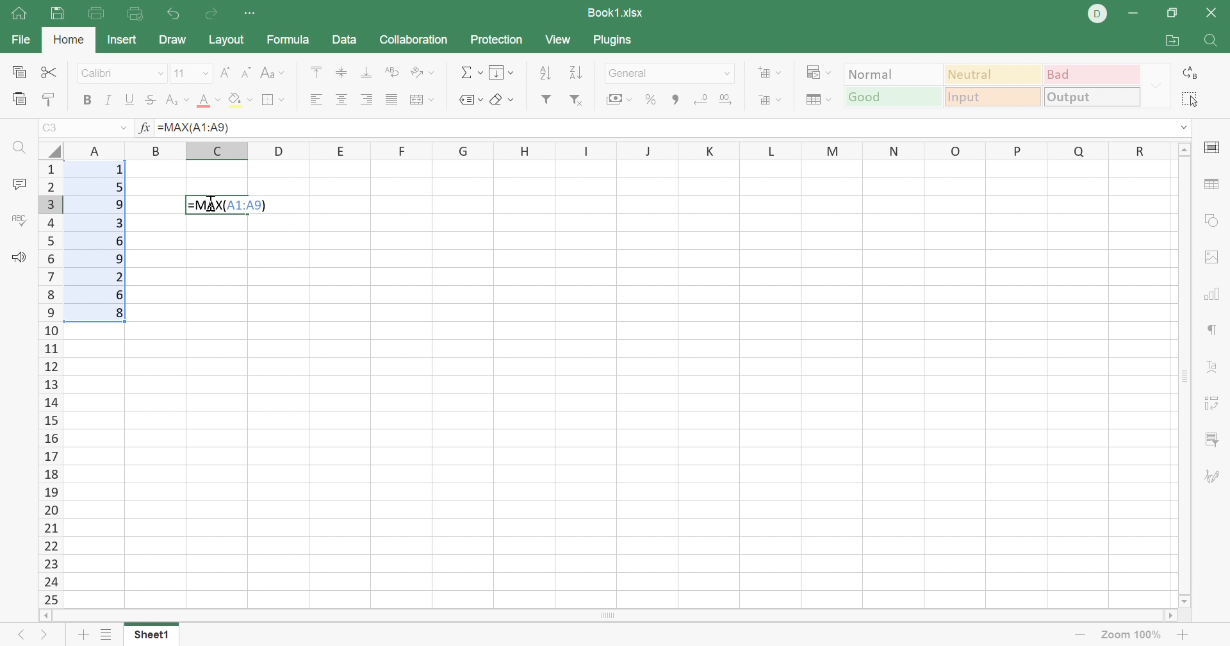  What do you see at coordinates (120, 276) in the screenshot?
I see `2` at bounding box center [120, 276].